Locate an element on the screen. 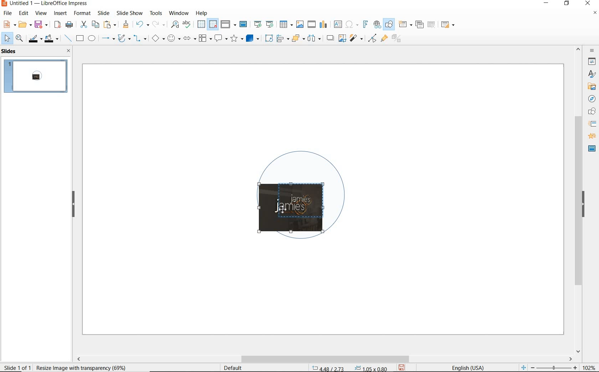 The height and width of the screenshot is (372, 599). properties is located at coordinates (591, 61).